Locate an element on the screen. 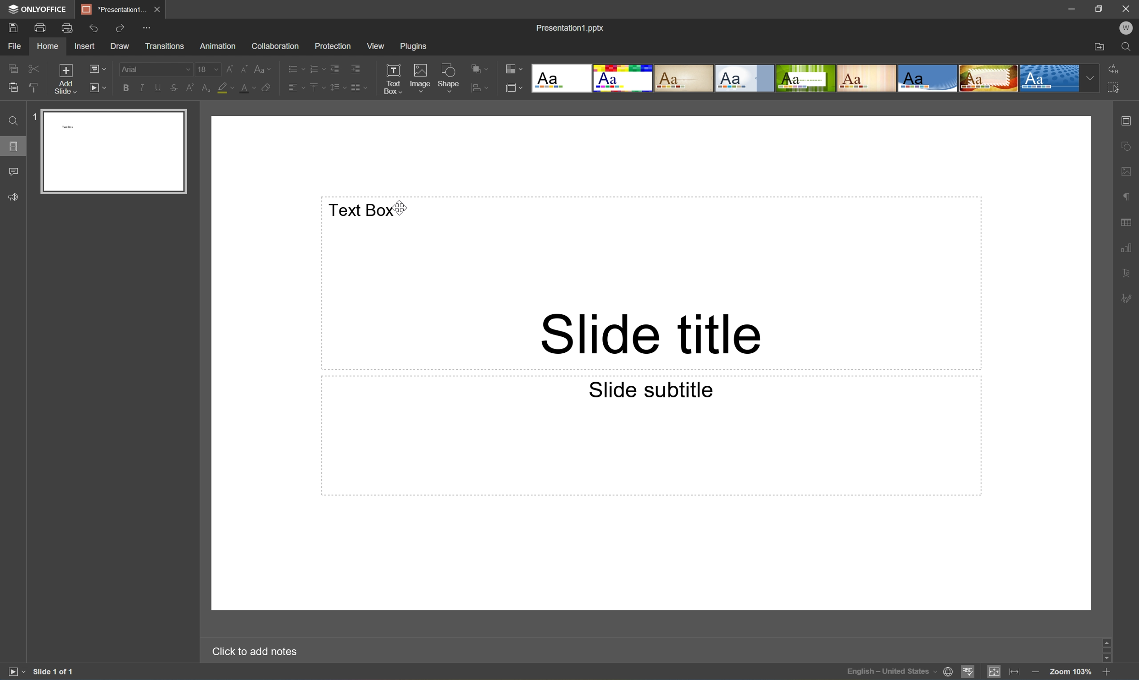 The width and height of the screenshot is (1139, 680). File is located at coordinates (17, 45).